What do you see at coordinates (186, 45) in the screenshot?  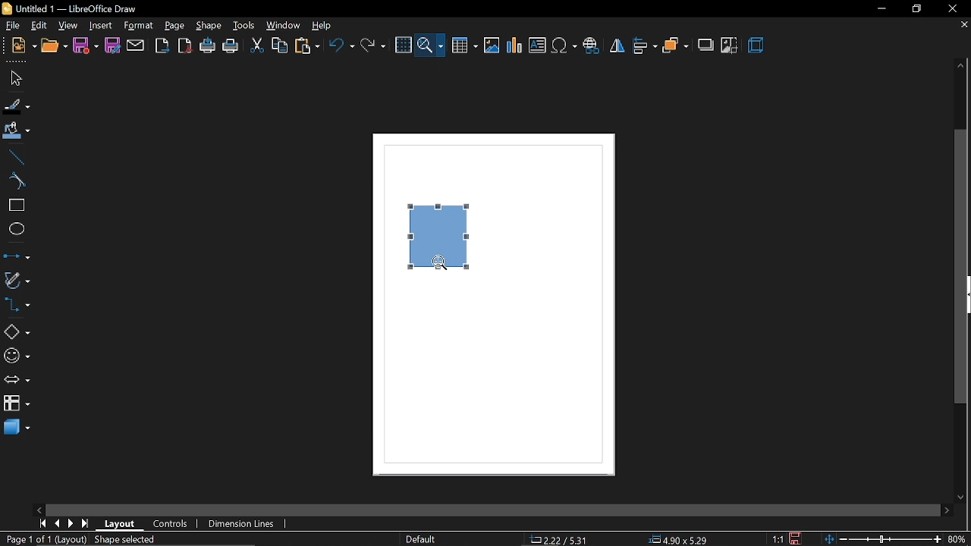 I see `export pdf` at bounding box center [186, 45].